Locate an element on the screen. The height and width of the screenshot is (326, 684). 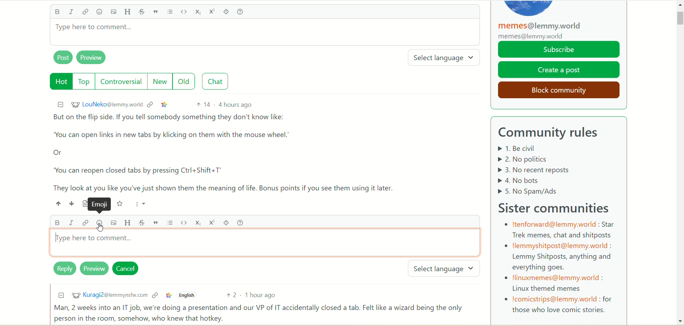
code is located at coordinates (183, 223).